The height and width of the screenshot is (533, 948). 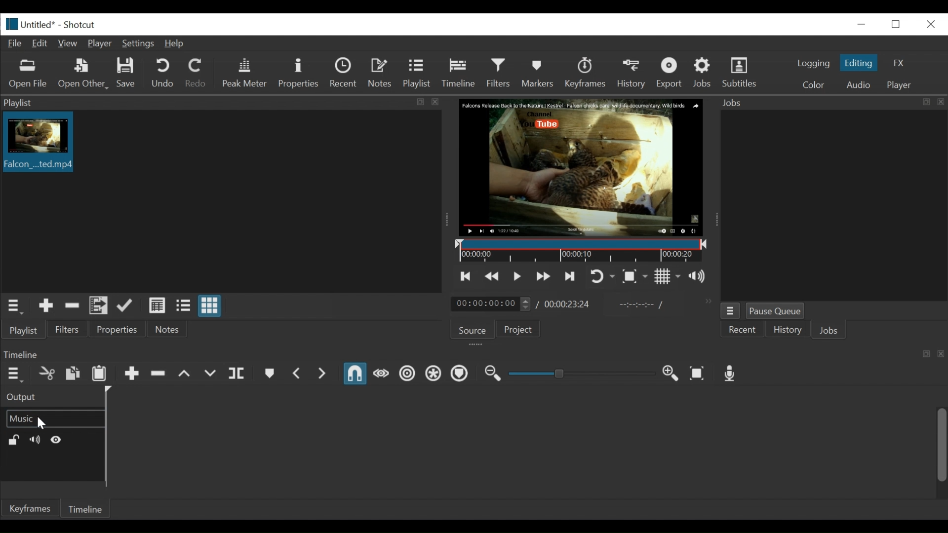 What do you see at coordinates (586, 74) in the screenshot?
I see `Keyframe` at bounding box center [586, 74].